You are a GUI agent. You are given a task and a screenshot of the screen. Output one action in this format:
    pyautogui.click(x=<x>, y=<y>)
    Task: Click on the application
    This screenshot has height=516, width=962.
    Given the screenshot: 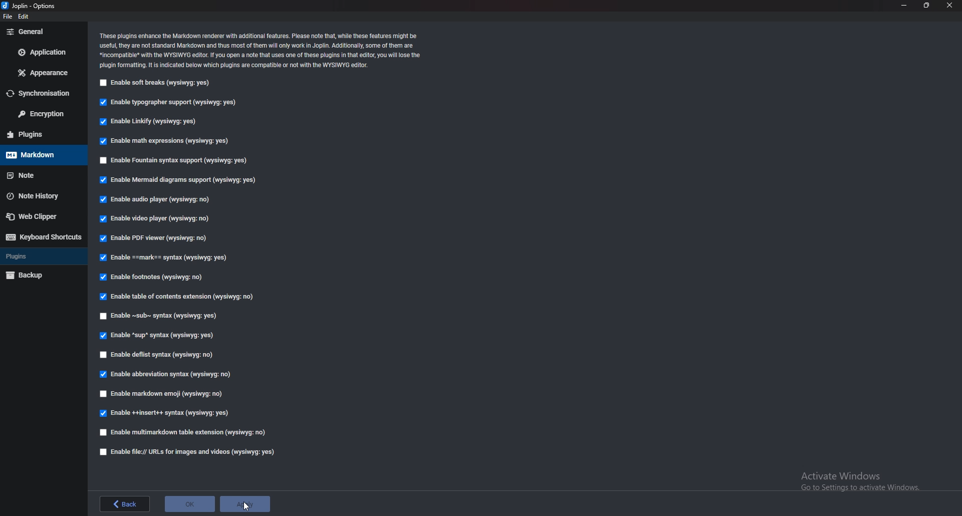 What is the action you would take?
    pyautogui.click(x=42, y=52)
    